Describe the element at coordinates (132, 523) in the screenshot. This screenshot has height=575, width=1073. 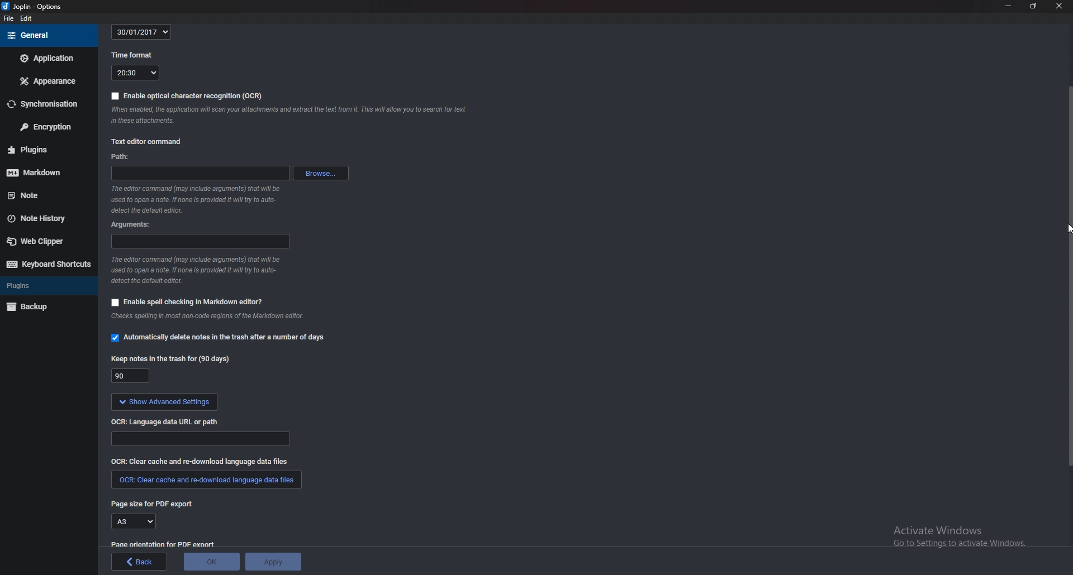
I see `A3` at that location.